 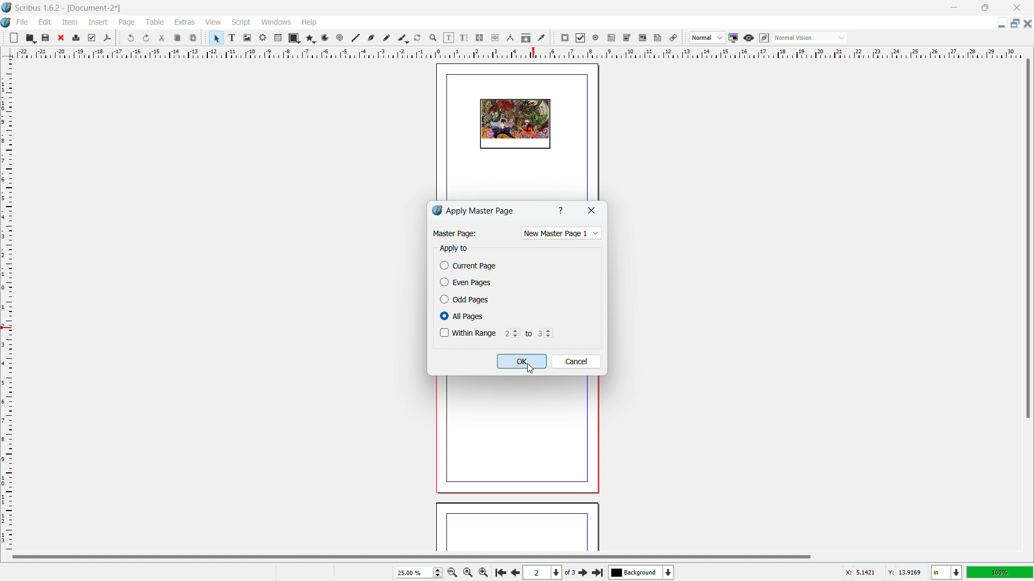 I want to click on unlink text frames, so click(x=495, y=38).